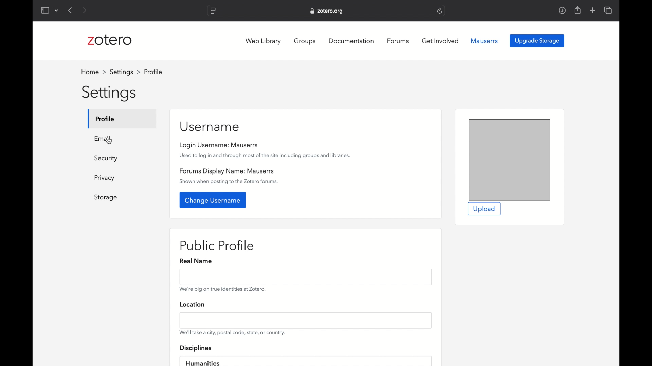  I want to click on get involved, so click(440, 41).